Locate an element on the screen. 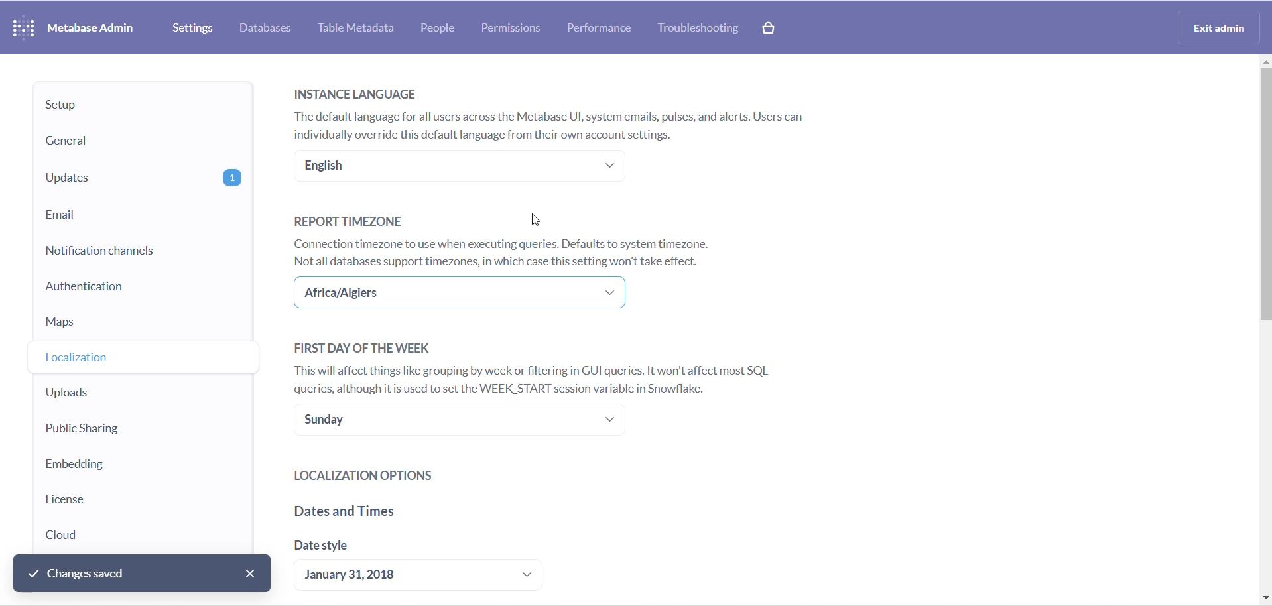 The height and width of the screenshot is (606, 1272). localization options is located at coordinates (429, 475).